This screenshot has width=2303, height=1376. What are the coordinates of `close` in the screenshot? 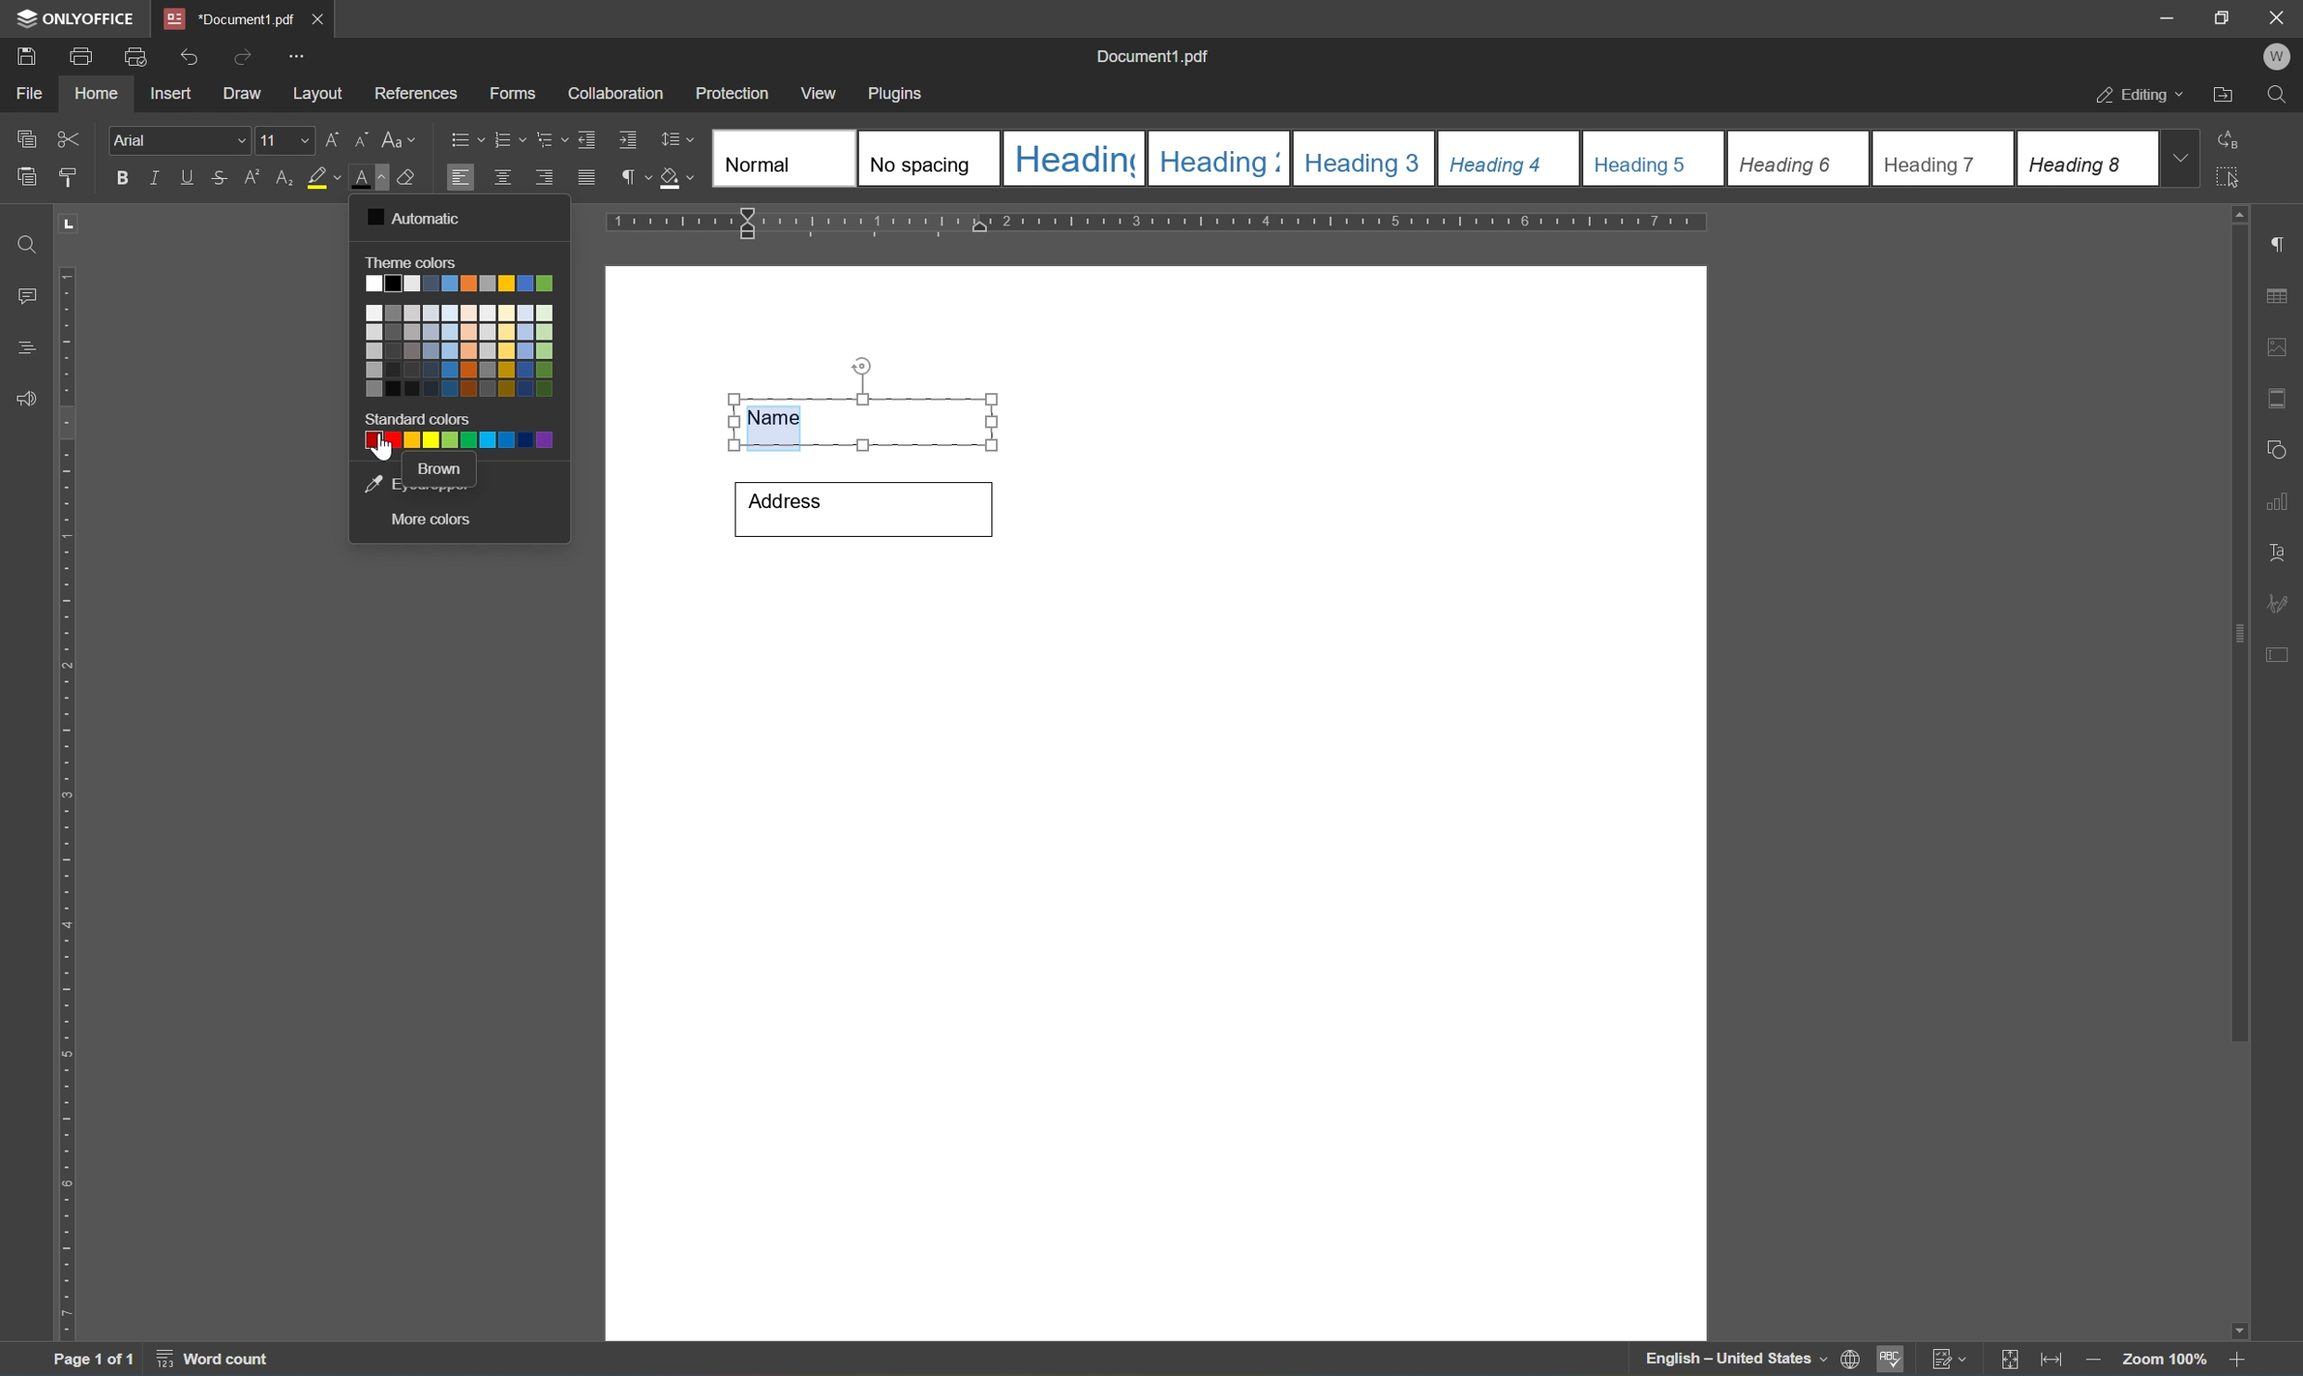 It's located at (321, 15).